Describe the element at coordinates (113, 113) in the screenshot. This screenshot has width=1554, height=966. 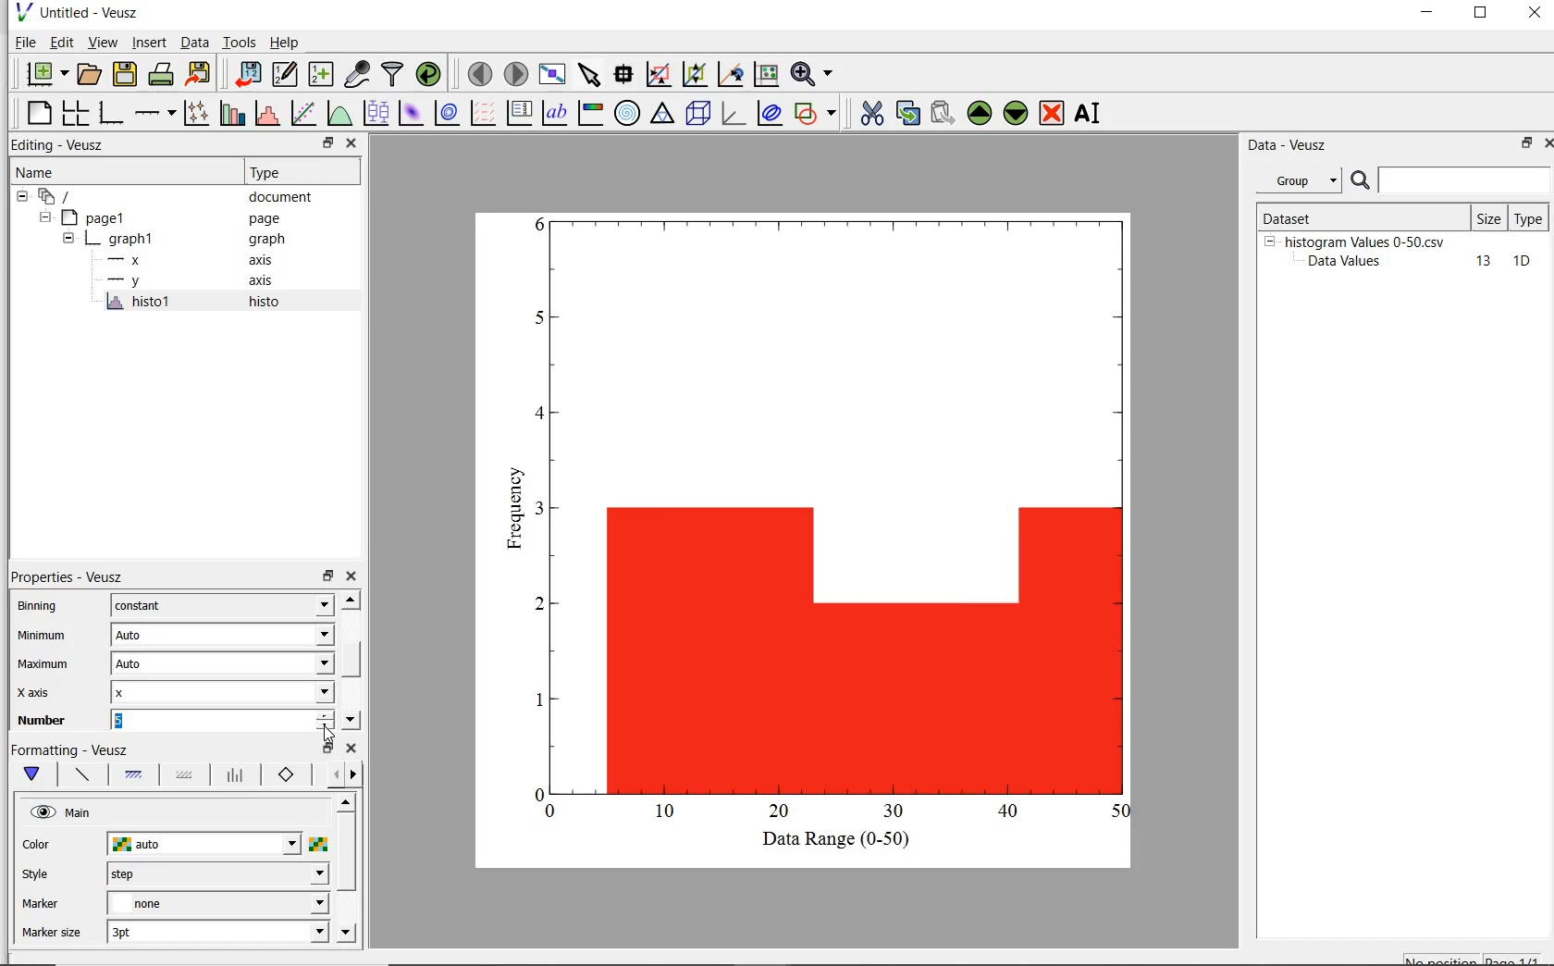
I see `base graph` at that location.